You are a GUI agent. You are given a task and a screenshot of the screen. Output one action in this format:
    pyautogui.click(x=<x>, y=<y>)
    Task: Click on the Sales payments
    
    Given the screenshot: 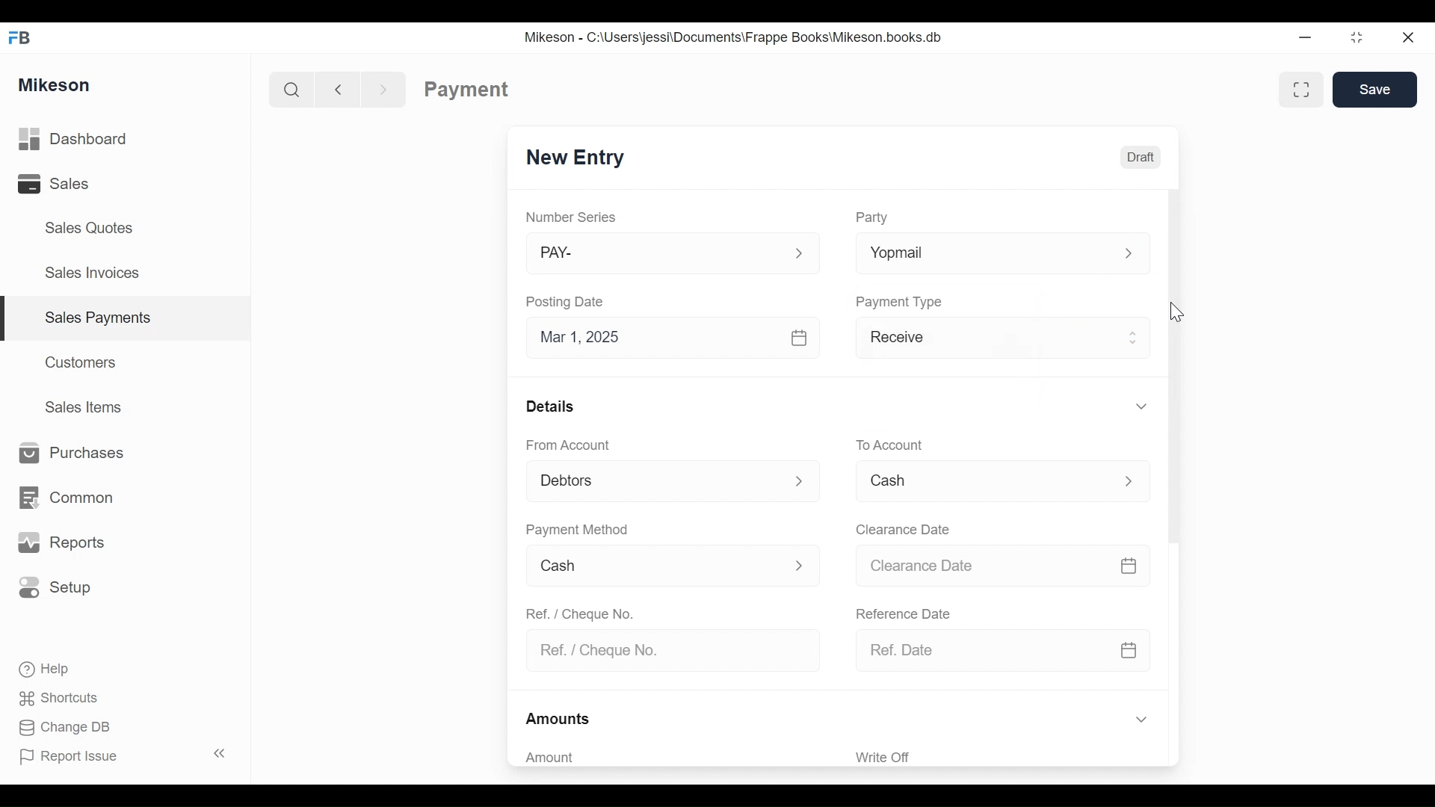 What is the action you would take?
    pyautogui.click(x=101, y=317)
    